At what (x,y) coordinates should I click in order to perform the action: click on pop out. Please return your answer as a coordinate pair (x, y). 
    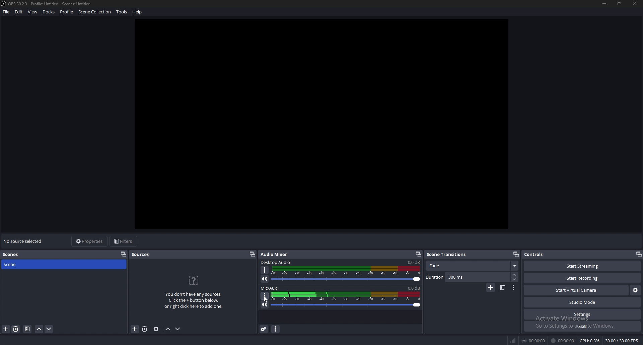
    Looking at the image, I should click on (639, 255).